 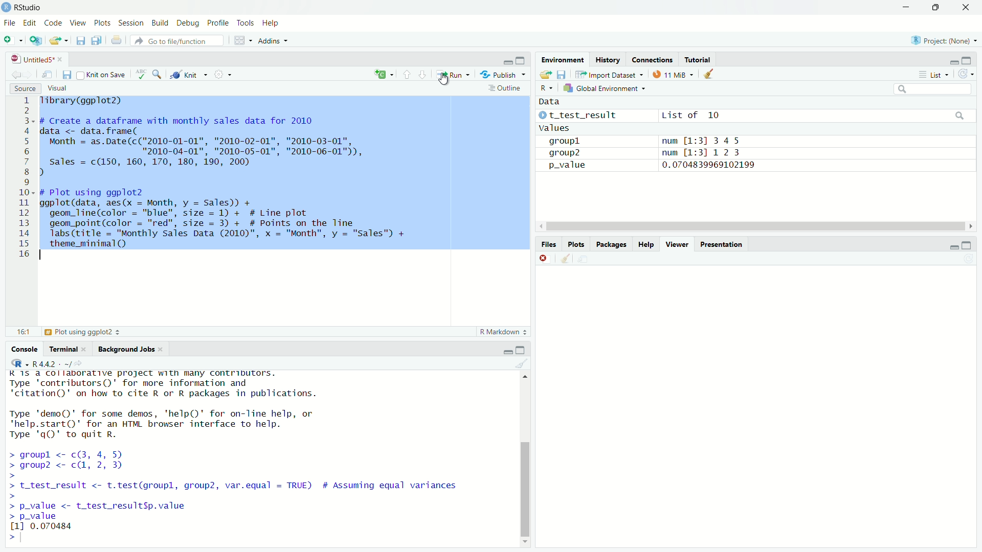 What do you see at coordinates (24, 348) in the screenshot?
I see `Console` at bounding box center [24, 348].